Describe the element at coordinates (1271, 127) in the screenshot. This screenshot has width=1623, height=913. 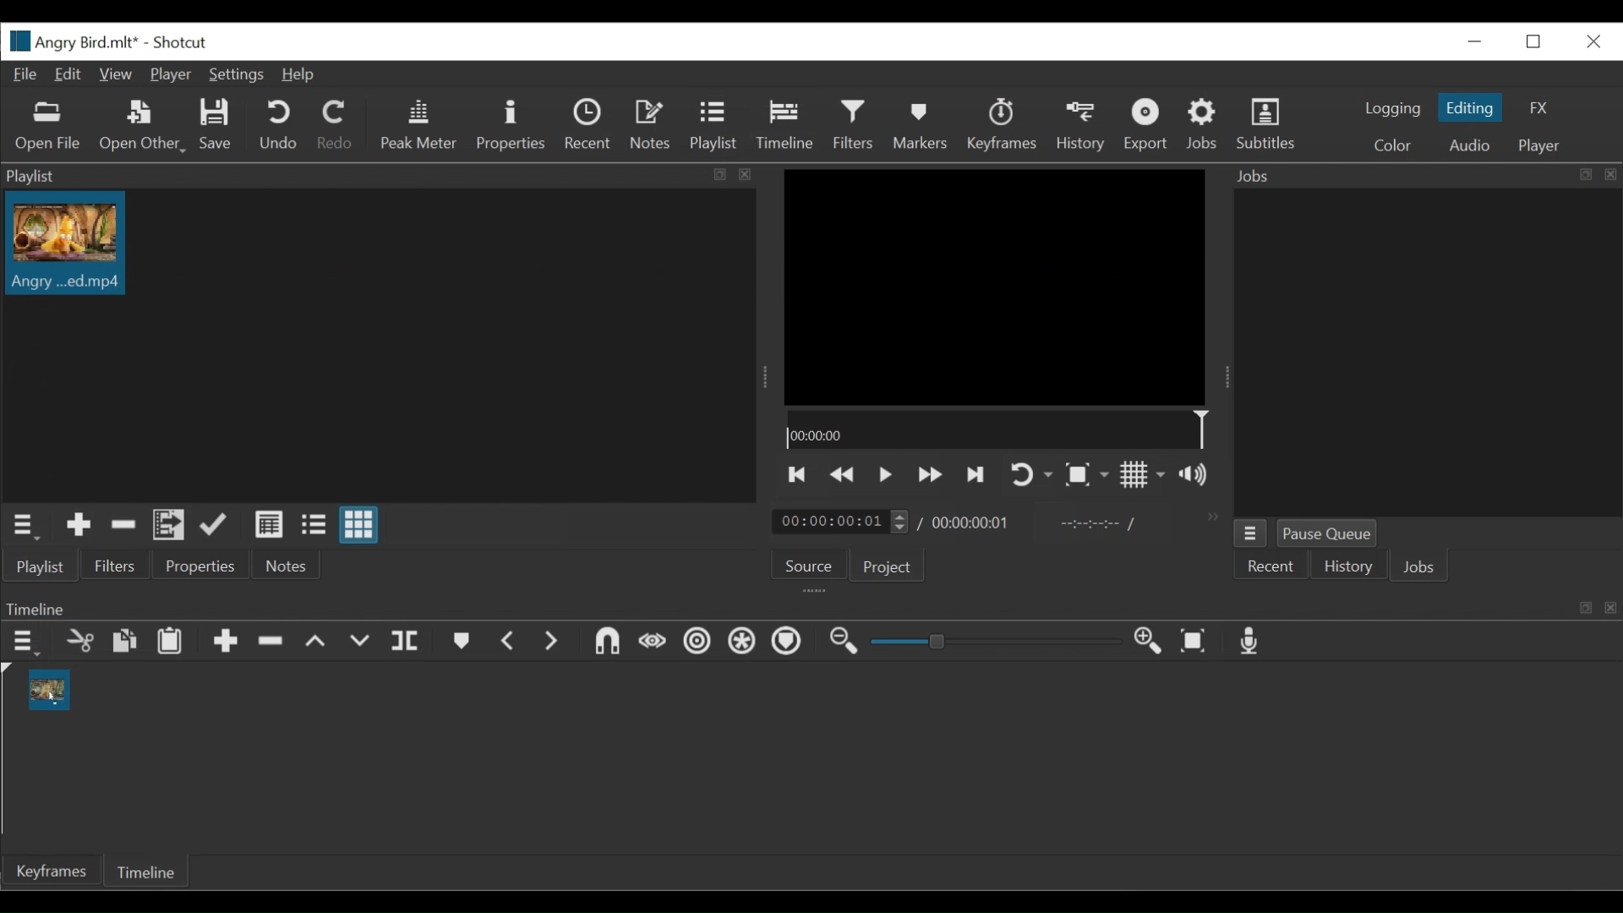
I see `Subtitles` at that location.